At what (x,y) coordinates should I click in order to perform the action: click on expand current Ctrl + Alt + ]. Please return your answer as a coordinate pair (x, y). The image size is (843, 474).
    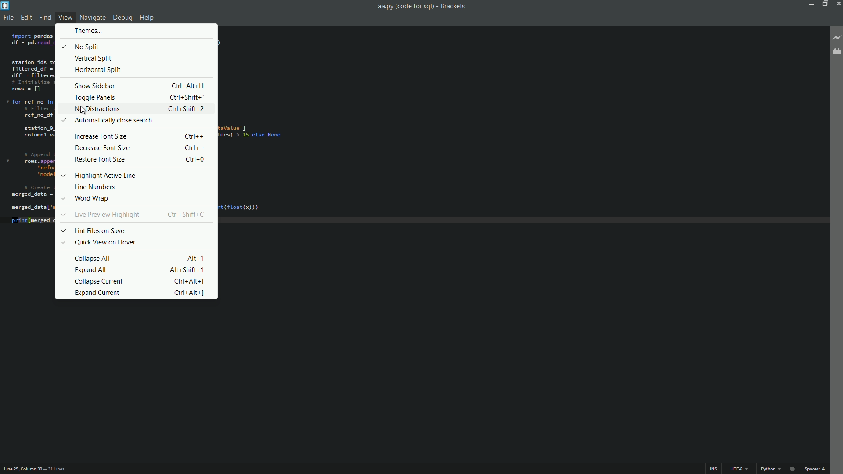
    Looking at the image, I should click on (139, 294).